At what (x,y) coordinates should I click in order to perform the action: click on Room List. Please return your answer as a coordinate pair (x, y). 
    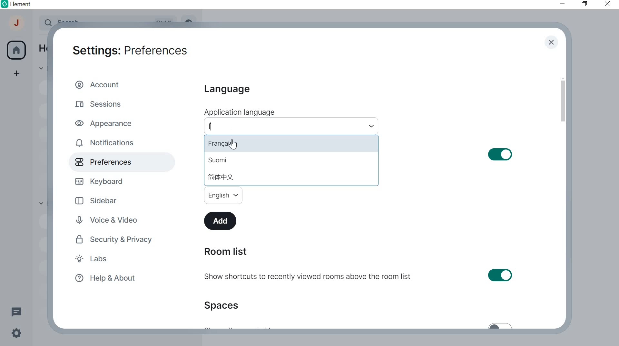
    Looking at the image, I should click on (225, 252).